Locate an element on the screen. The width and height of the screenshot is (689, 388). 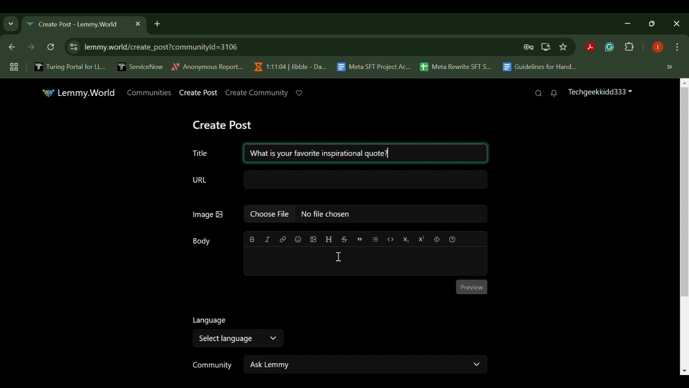
Options is located at coordinates (677, 48).